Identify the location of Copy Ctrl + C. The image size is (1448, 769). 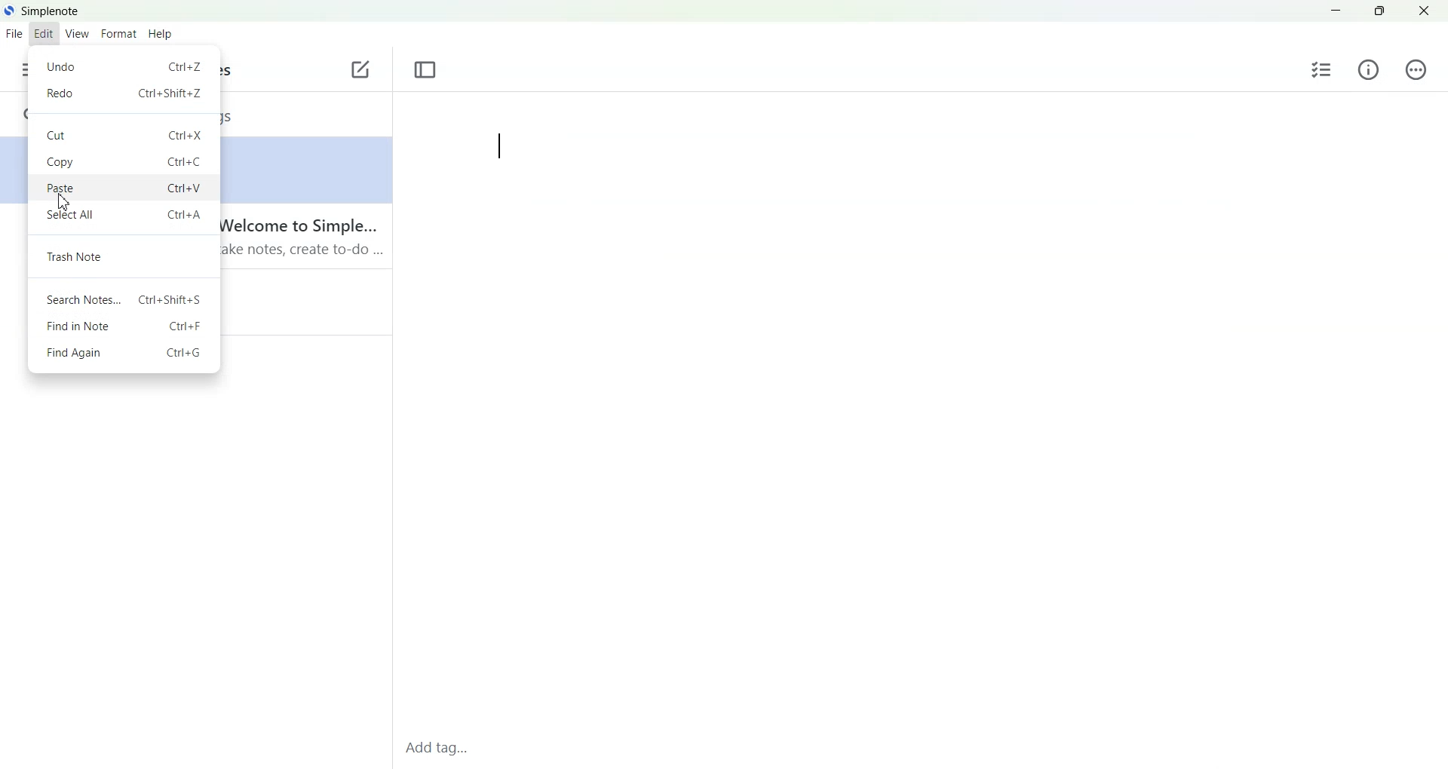
(124, 161).